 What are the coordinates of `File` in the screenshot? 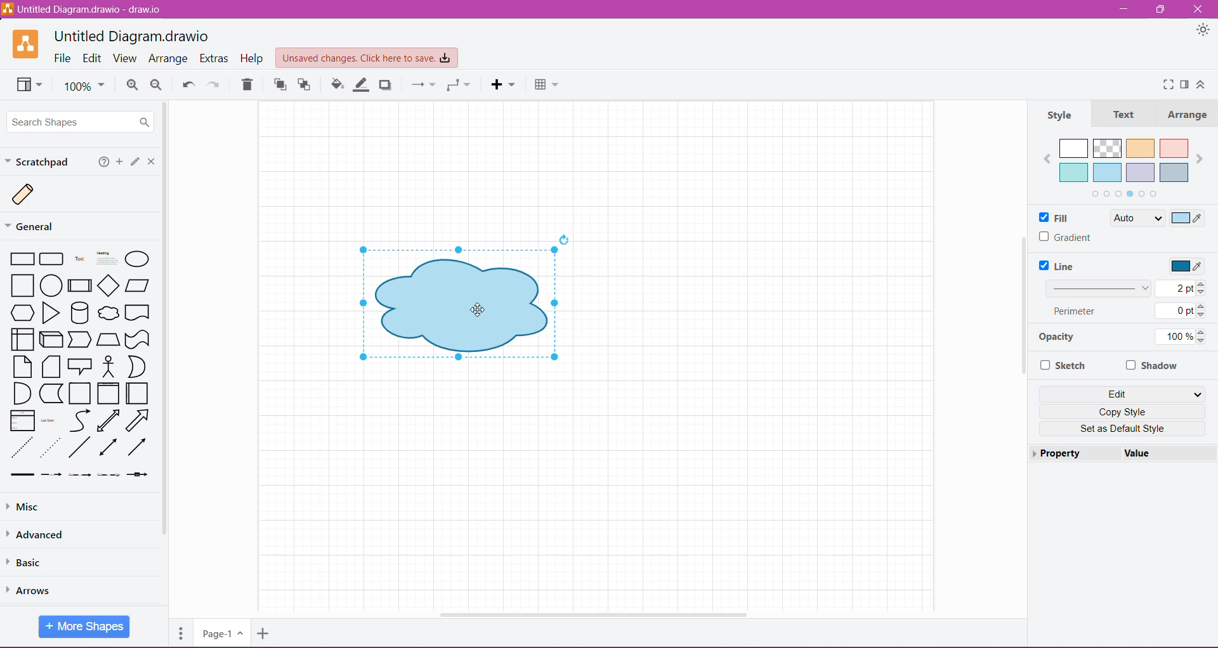 It's located at (62, 58).